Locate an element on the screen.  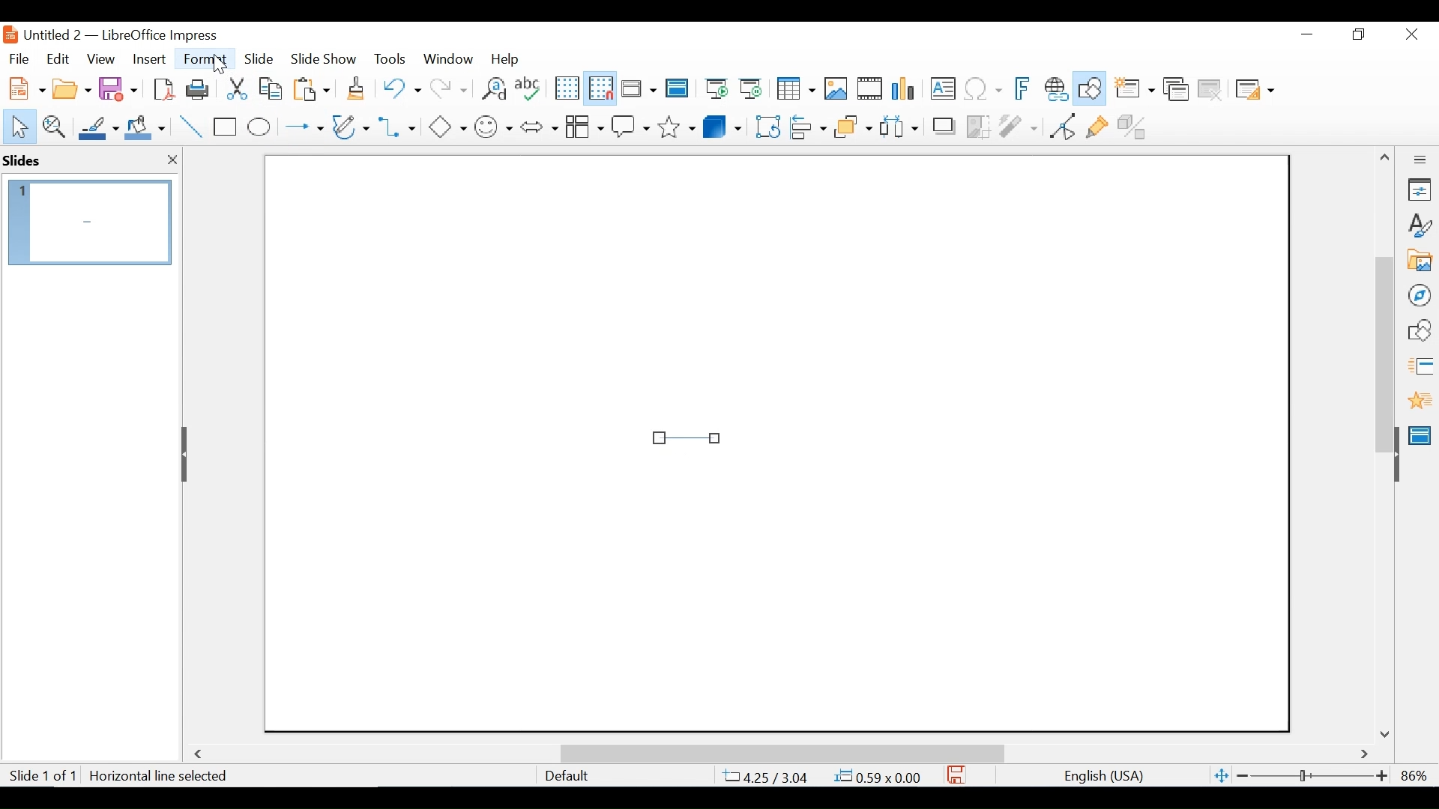
English(USA) is located at coordinates (1096, 776).